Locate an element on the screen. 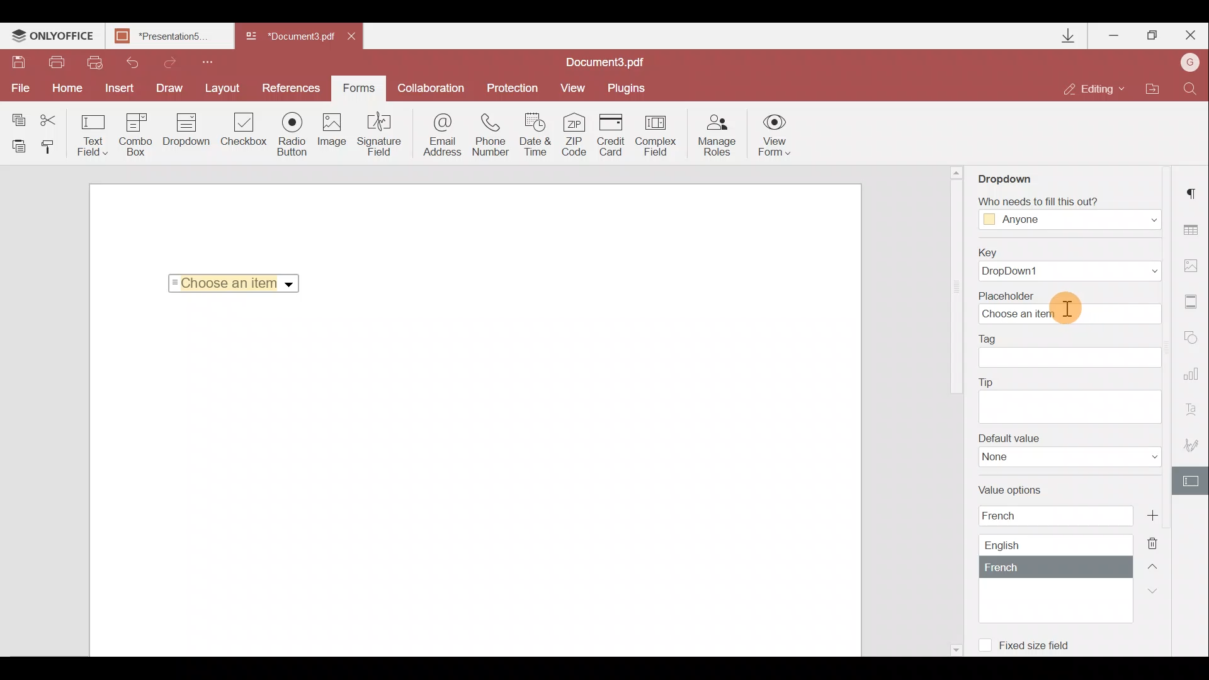 This screenshot has width=1209, height=680. Placeholder is located at coordinates (1074, 307).